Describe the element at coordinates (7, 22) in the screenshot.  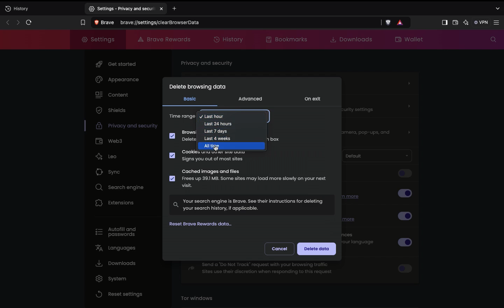
I see `Previous page` at that location.